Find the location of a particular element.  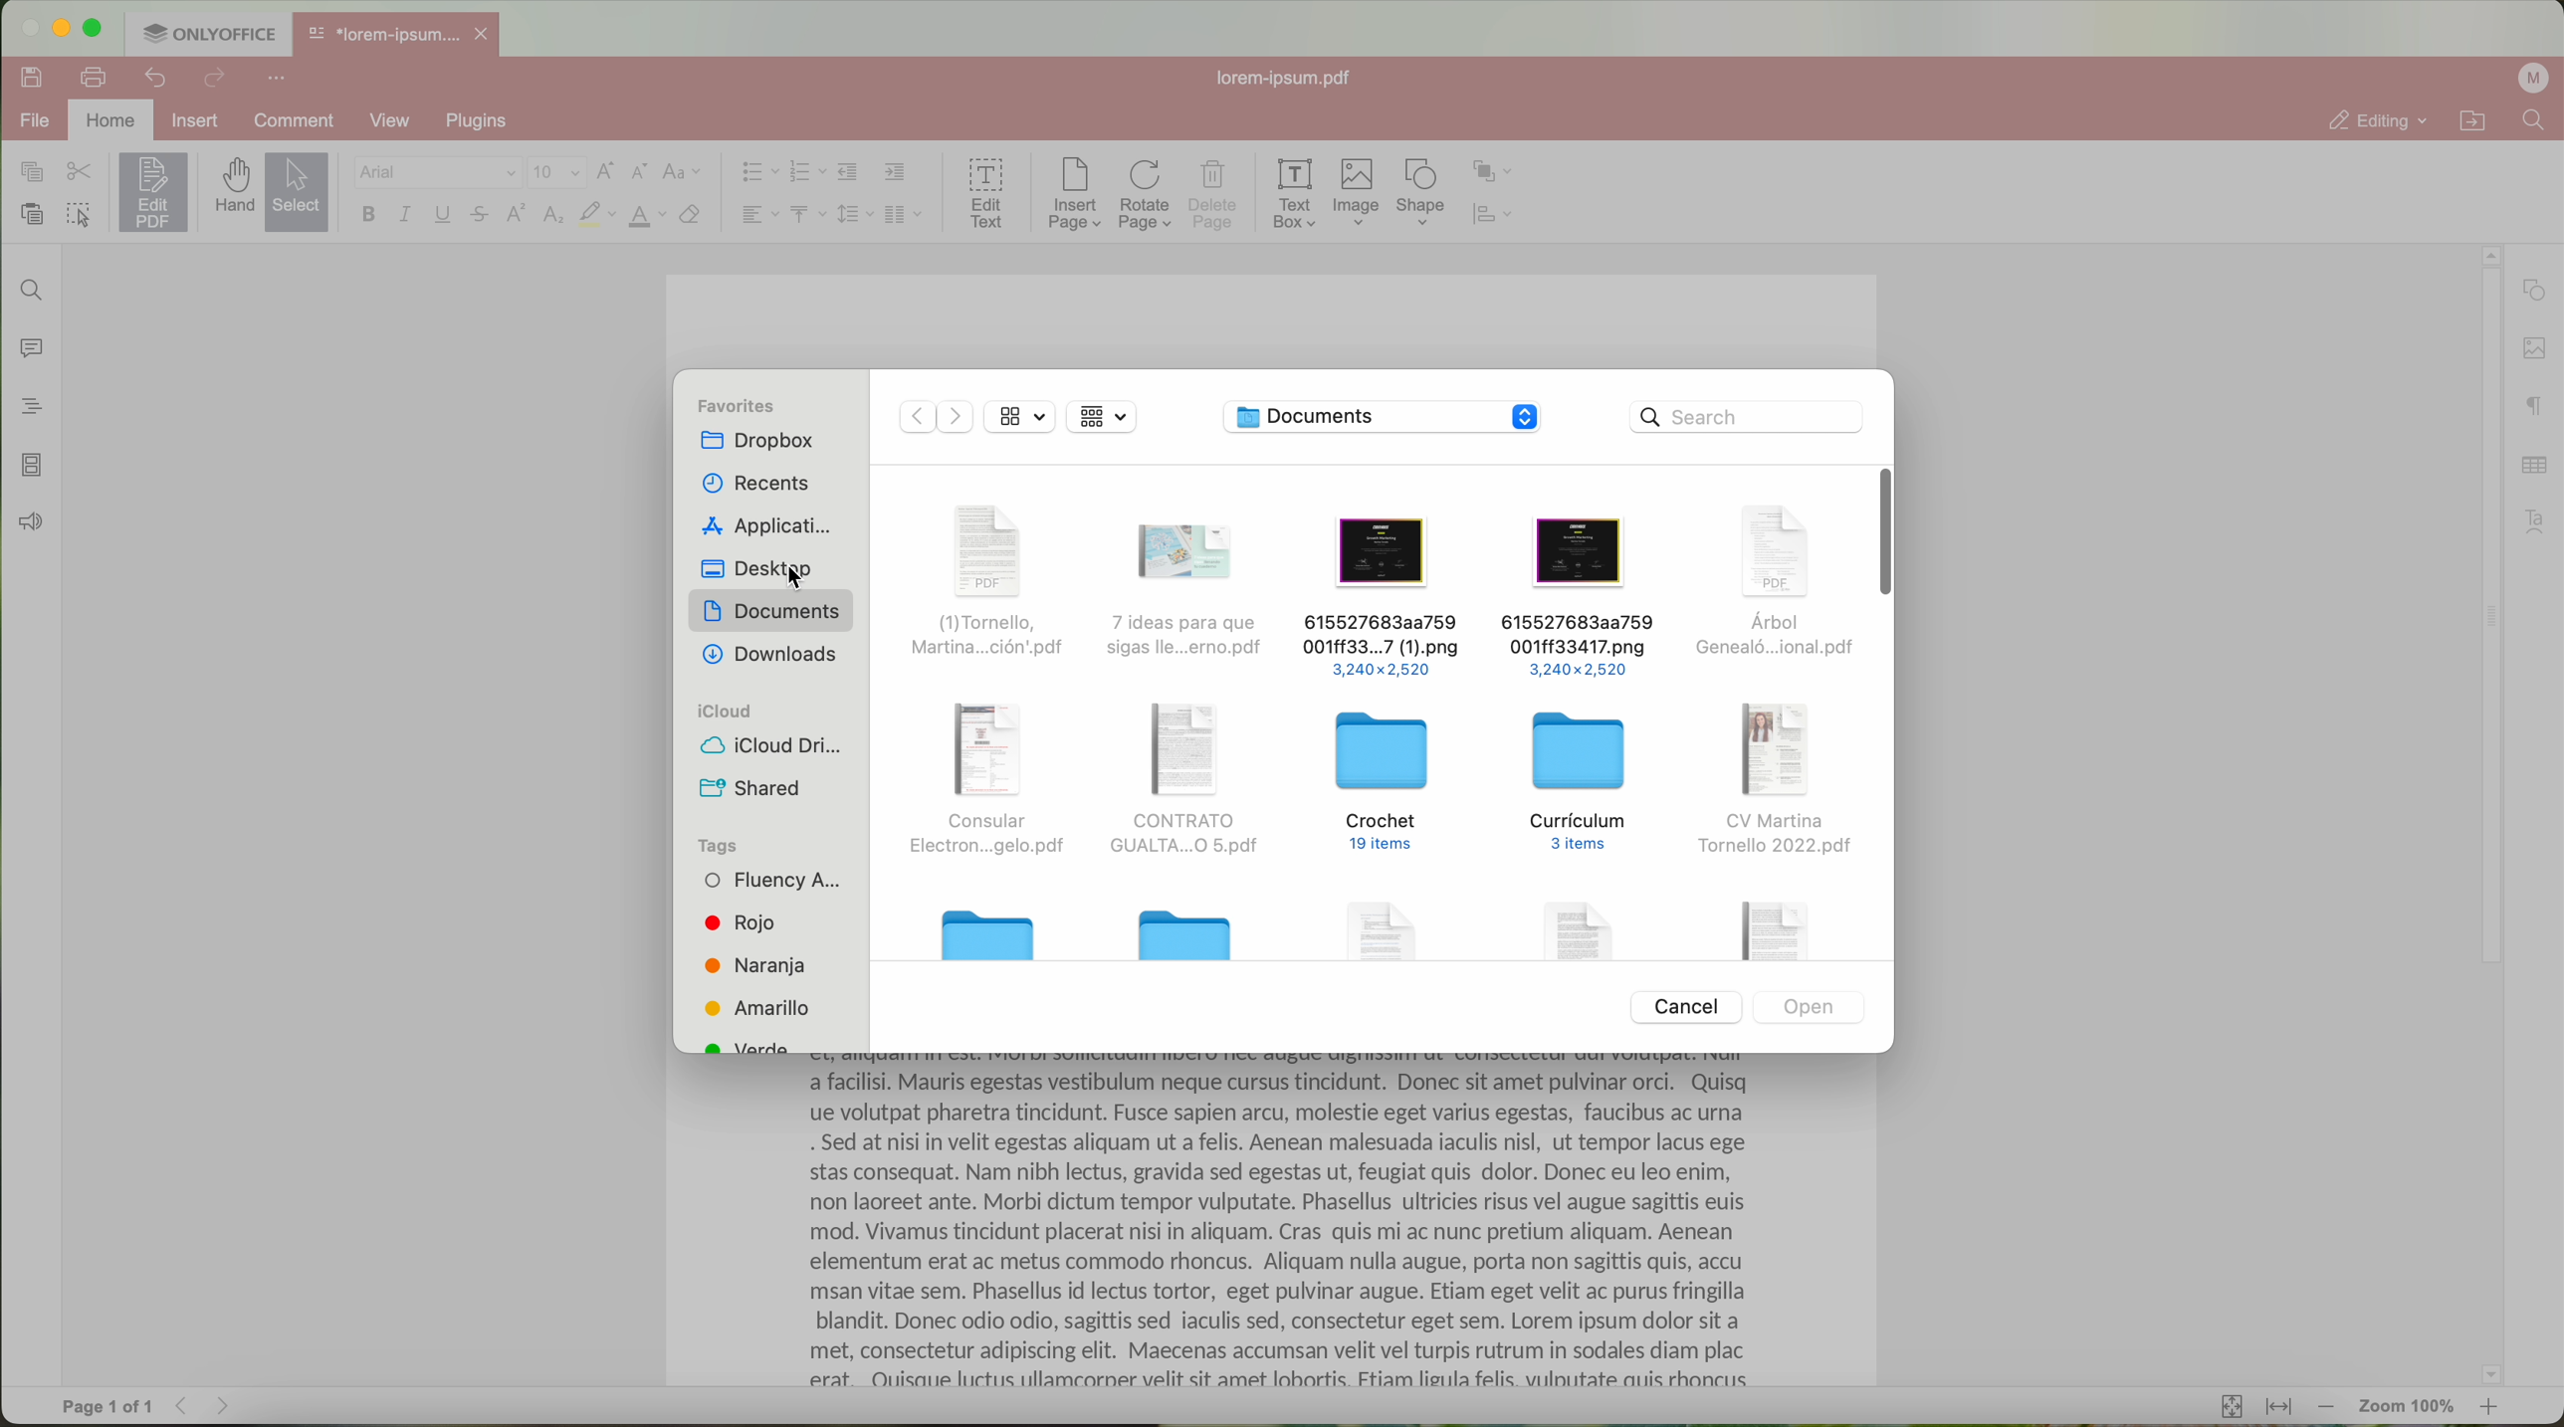

profile is located at coordinates (2537, 78).